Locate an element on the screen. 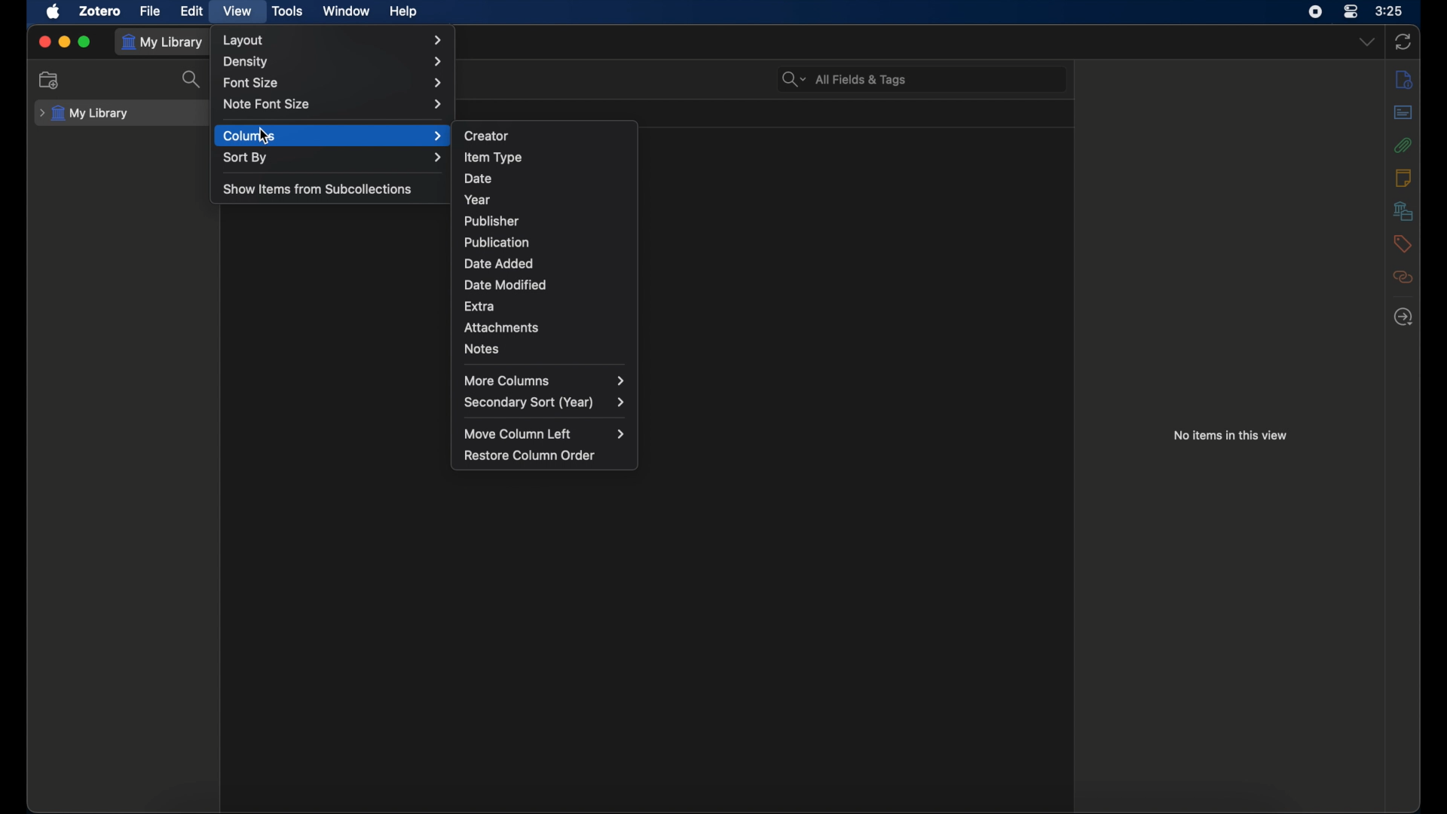 Image resolution: width=1447 pixels, height=814 pixels. date is located at coordinates (478, 178).